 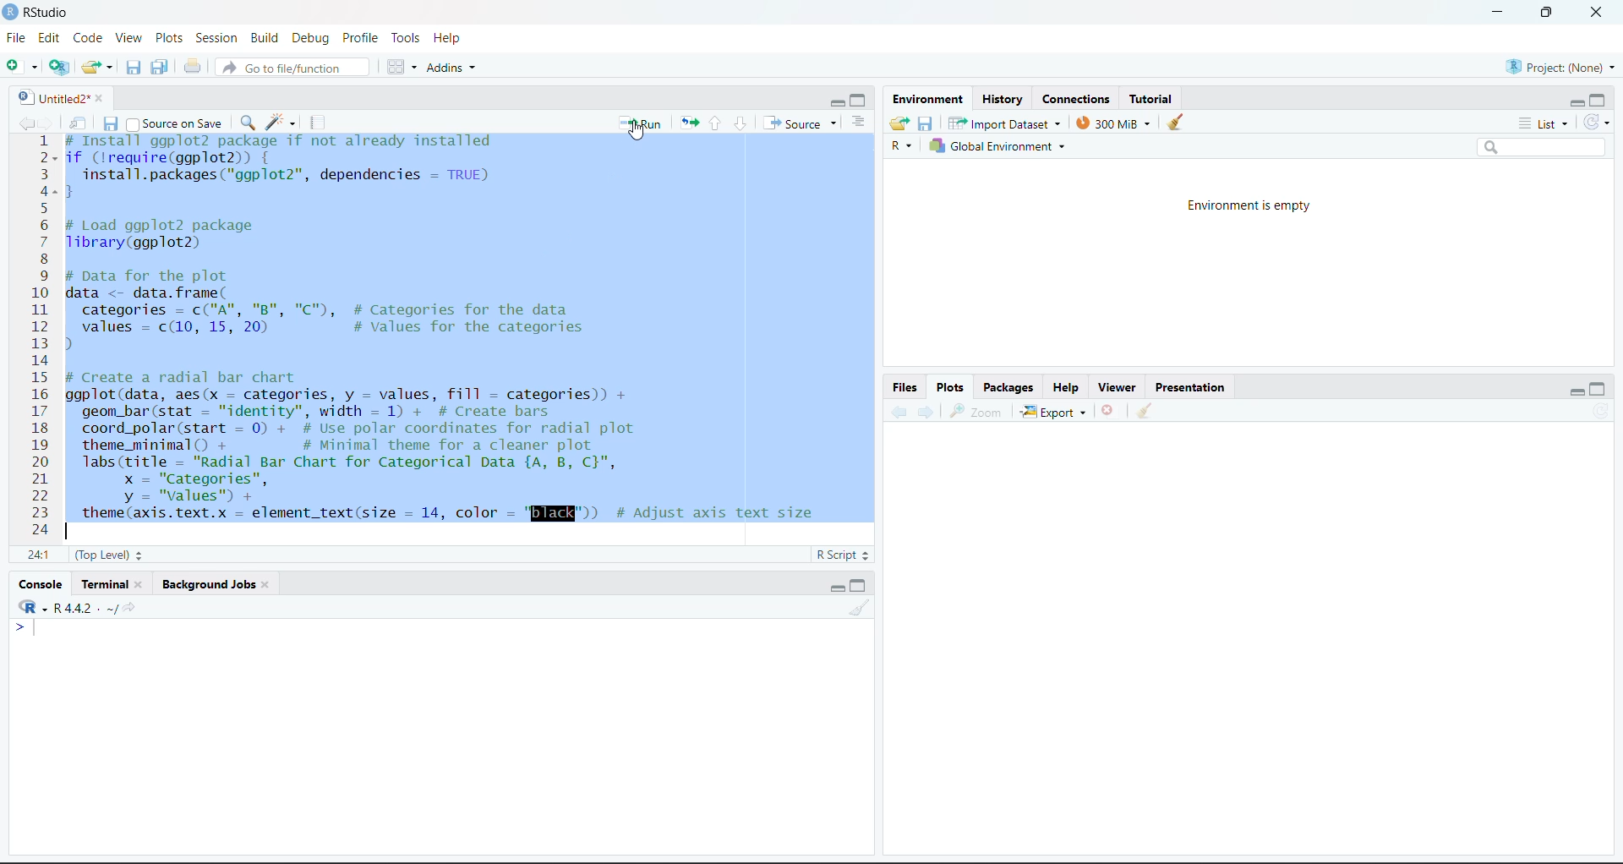 What do you see at coordinates (128, 38) in the screenshot?
I see `View` at bounding box center [128, 38].